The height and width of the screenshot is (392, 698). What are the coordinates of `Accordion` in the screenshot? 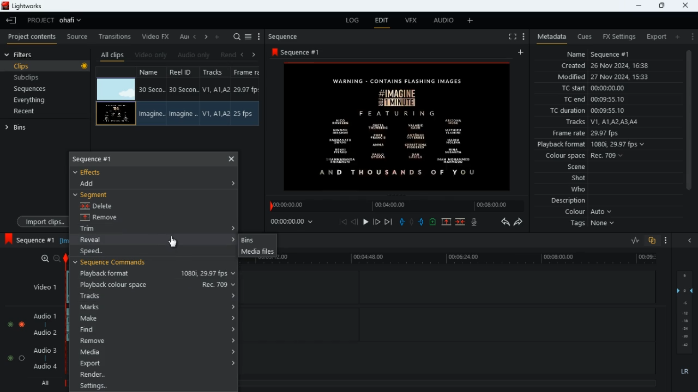 It's located at (232, 240).